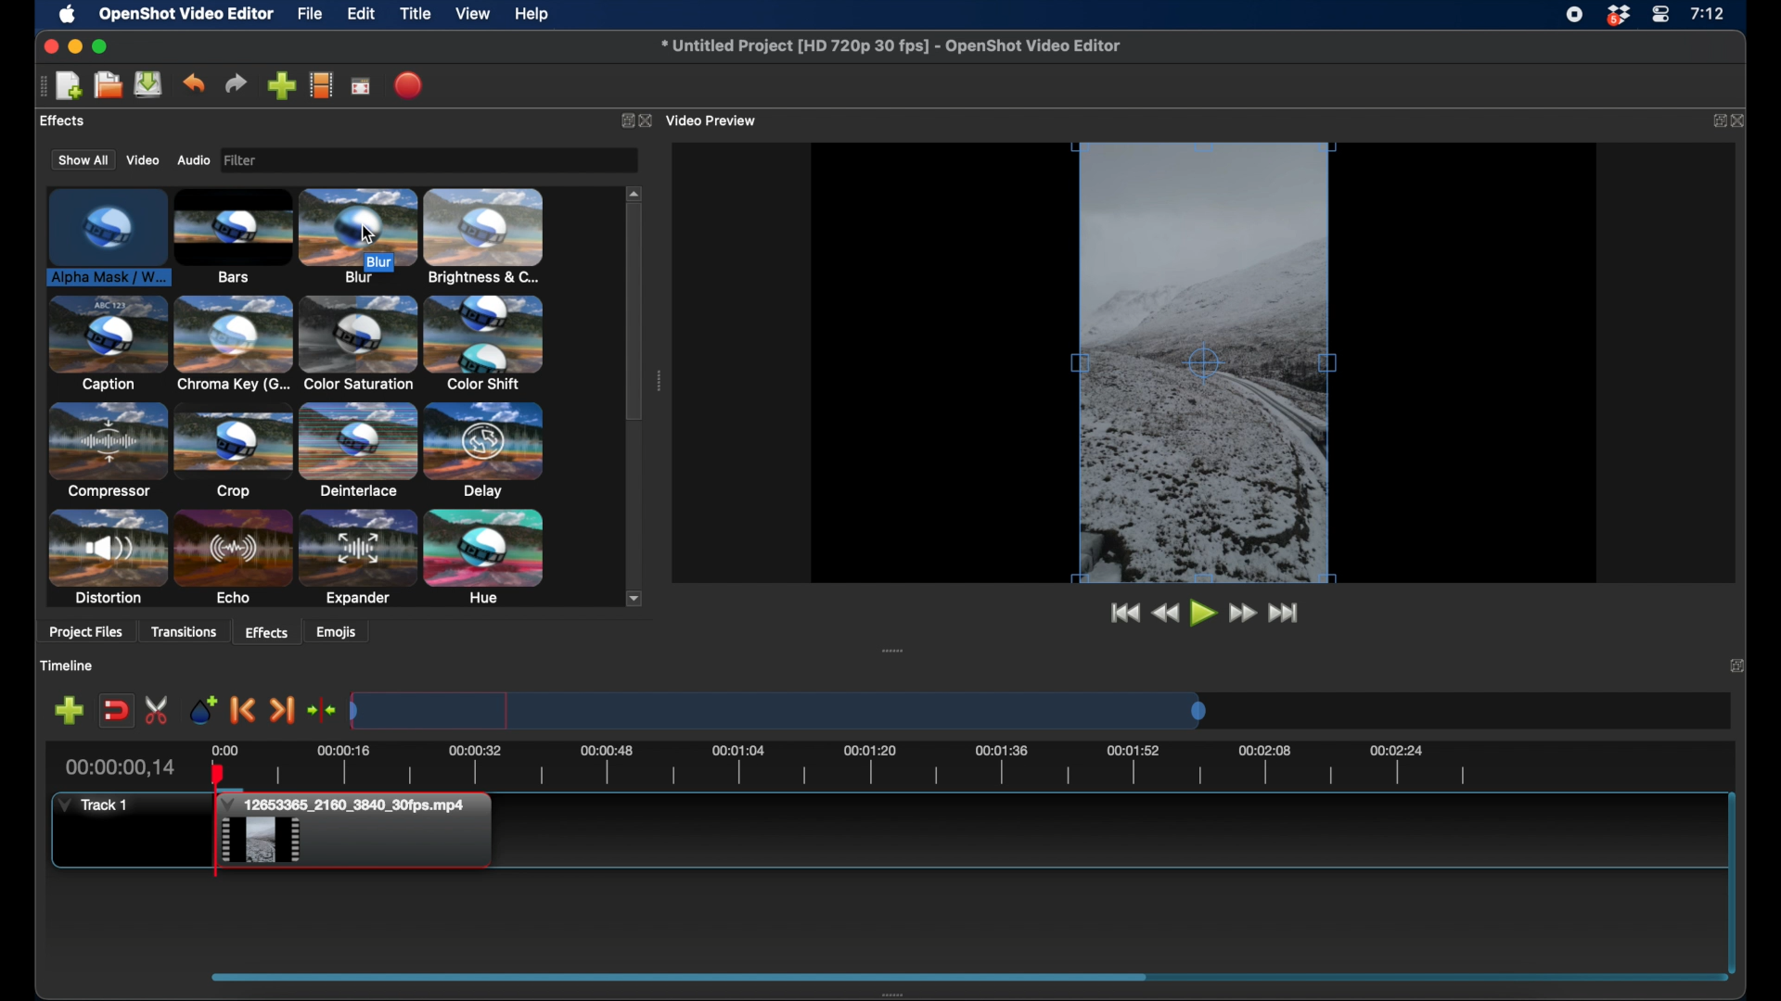 This screenshot has height=1001, width=1781. Describe the element at coordinates (634, 315) in the screenshot. I see `scroll box` at that location.